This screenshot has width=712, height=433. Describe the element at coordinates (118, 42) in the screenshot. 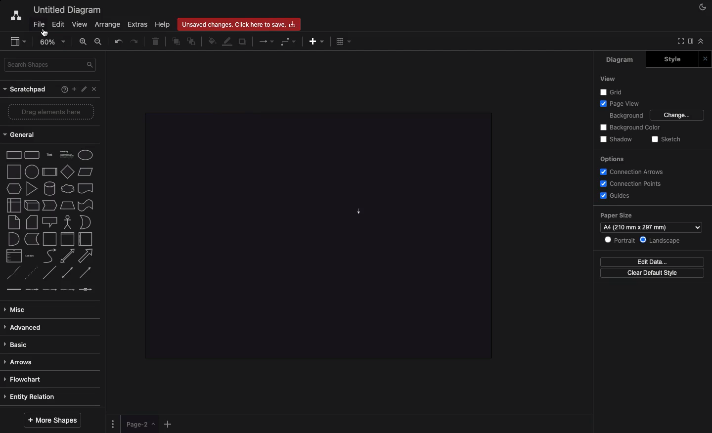

I see `Undo` at that location.